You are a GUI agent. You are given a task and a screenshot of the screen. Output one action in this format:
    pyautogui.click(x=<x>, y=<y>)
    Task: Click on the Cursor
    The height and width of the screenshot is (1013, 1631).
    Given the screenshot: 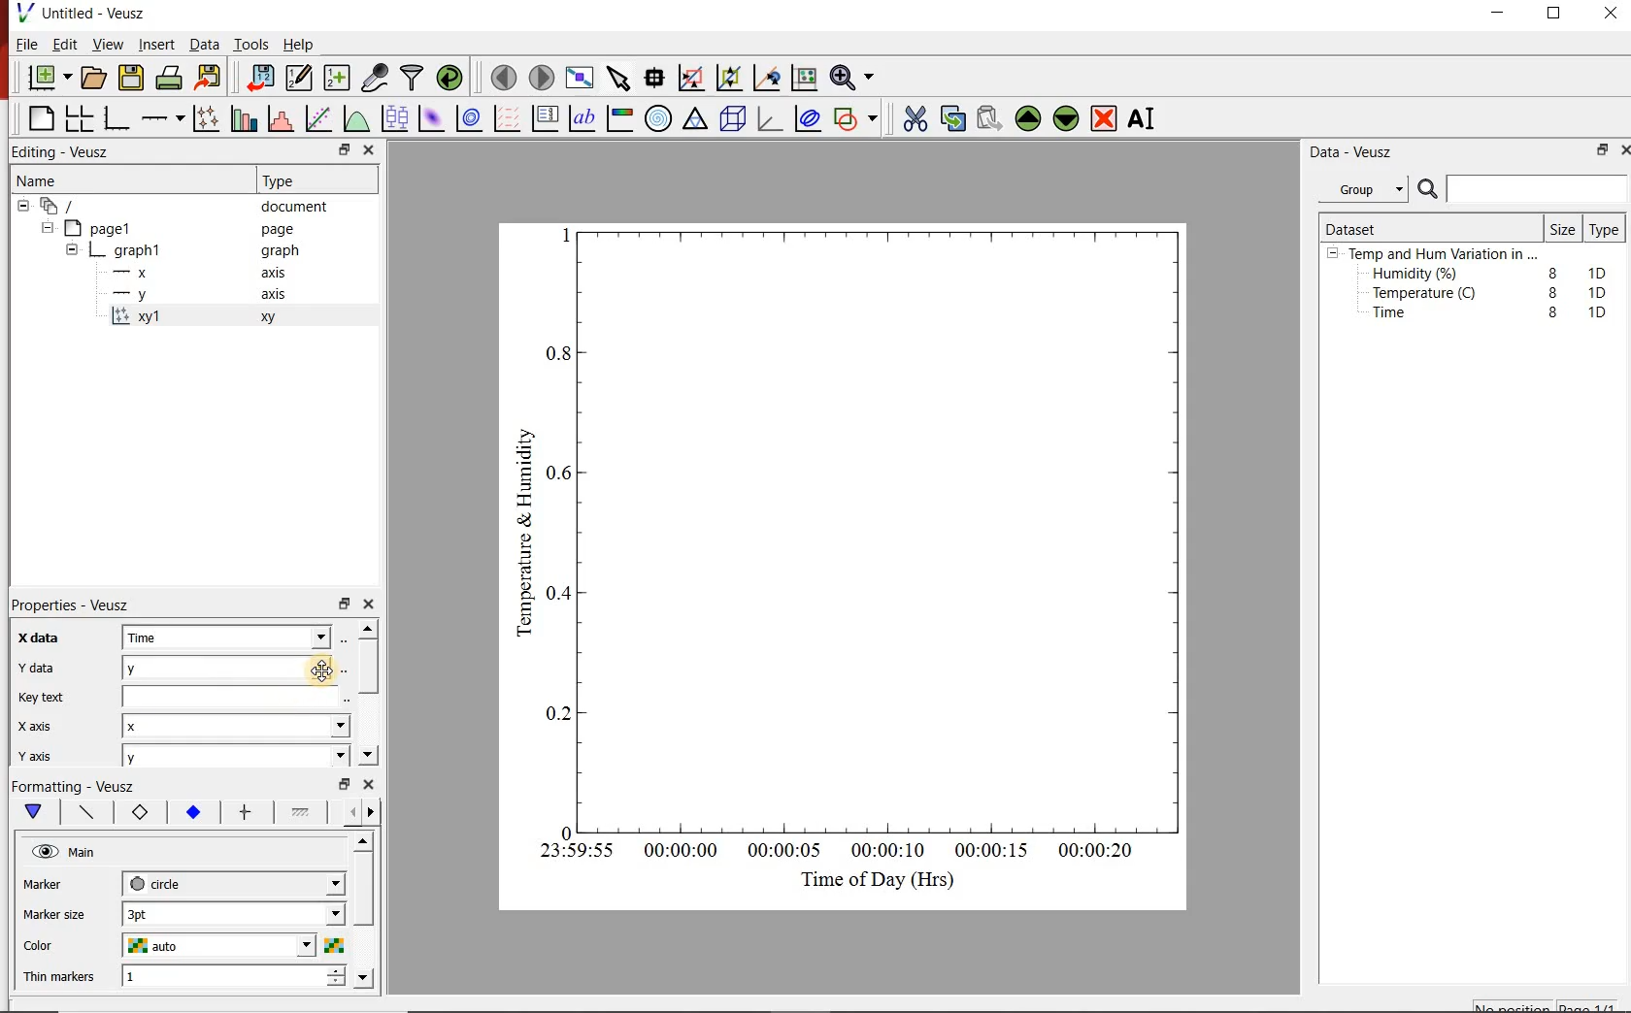 What is the action you would take?
    pyautogui.click(x=303, y=669)
    